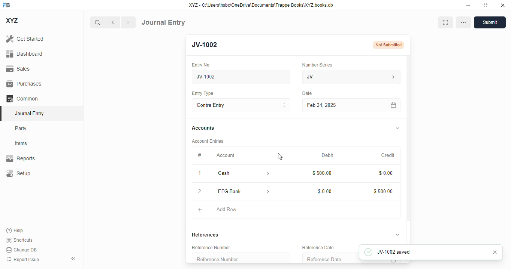  What do you see at coordinates (445, 22) in the screenshot?
I see `maximise window` at bounding box center [445, 22].